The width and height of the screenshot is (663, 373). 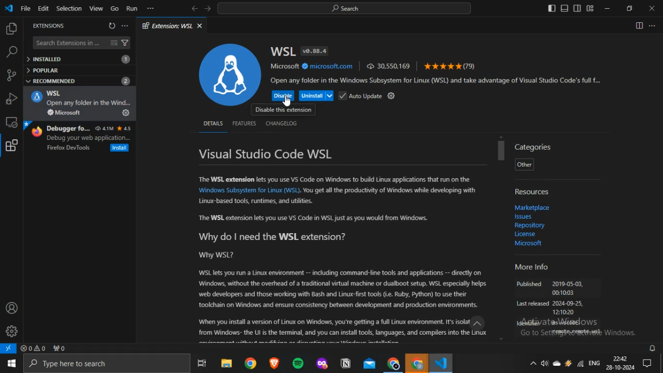 What do you see at coordinates (54, 93) in the screenshot?
I see `WSL` at bounding box center [54, 93].